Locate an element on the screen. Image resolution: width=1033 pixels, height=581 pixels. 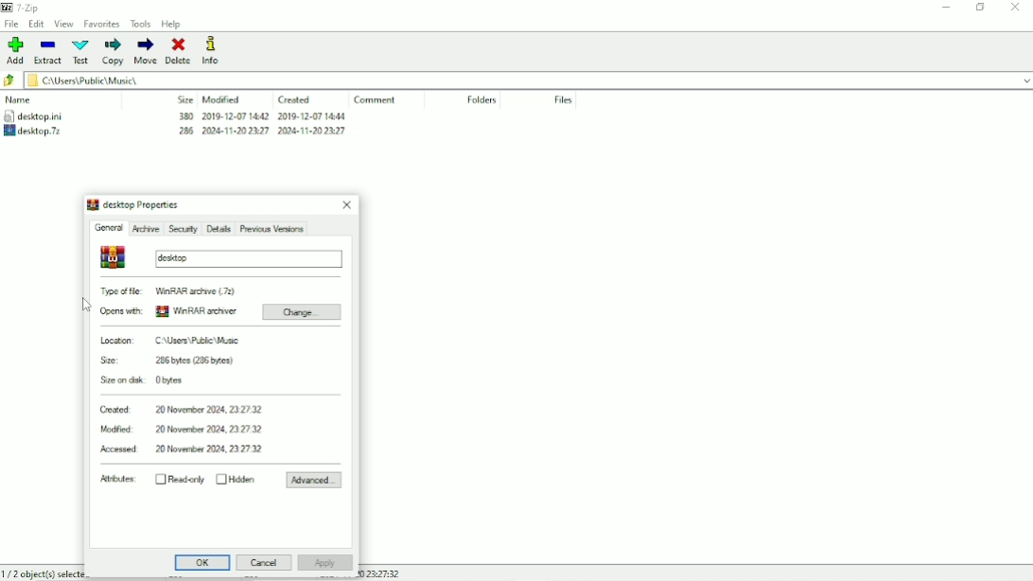
Created date and time is located at coordinates (182, 410).